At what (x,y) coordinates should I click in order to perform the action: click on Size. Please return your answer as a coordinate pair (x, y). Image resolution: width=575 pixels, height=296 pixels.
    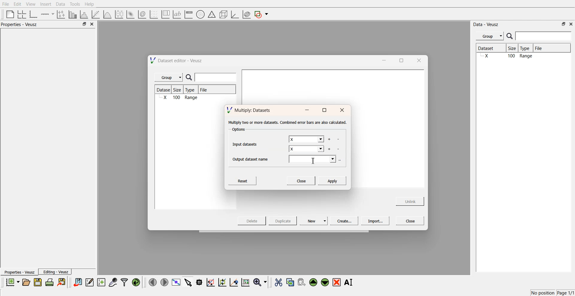
    Looking at the image, I should click on (179, 90).